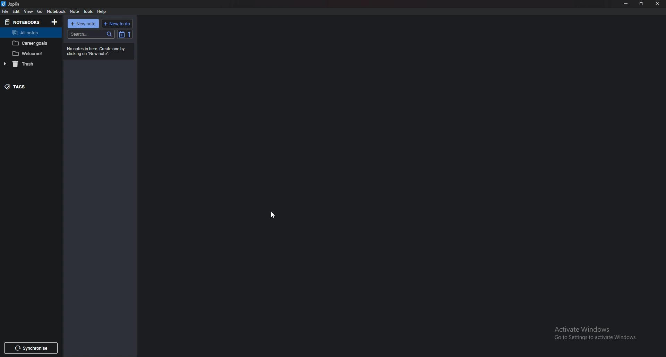  I want to click on synchronize, so click(31, 348).